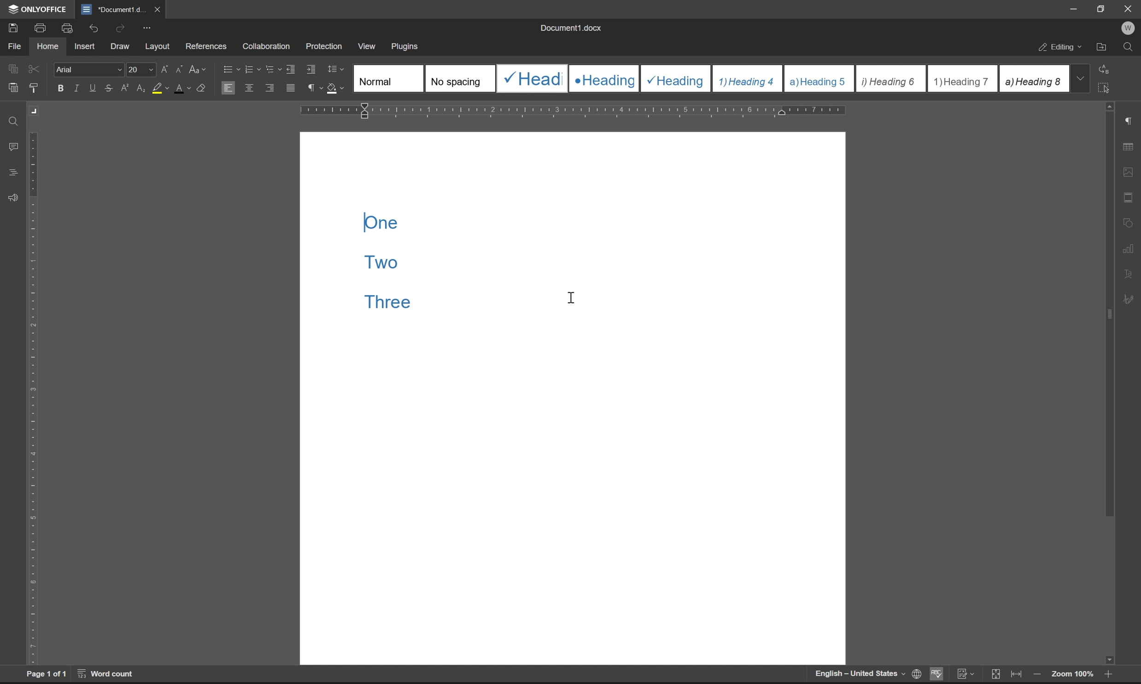 The width and height of the screenshot is (1141, 684). Describe the element at coordinates (47, 45) in the screenshot. I see `home` at that location.